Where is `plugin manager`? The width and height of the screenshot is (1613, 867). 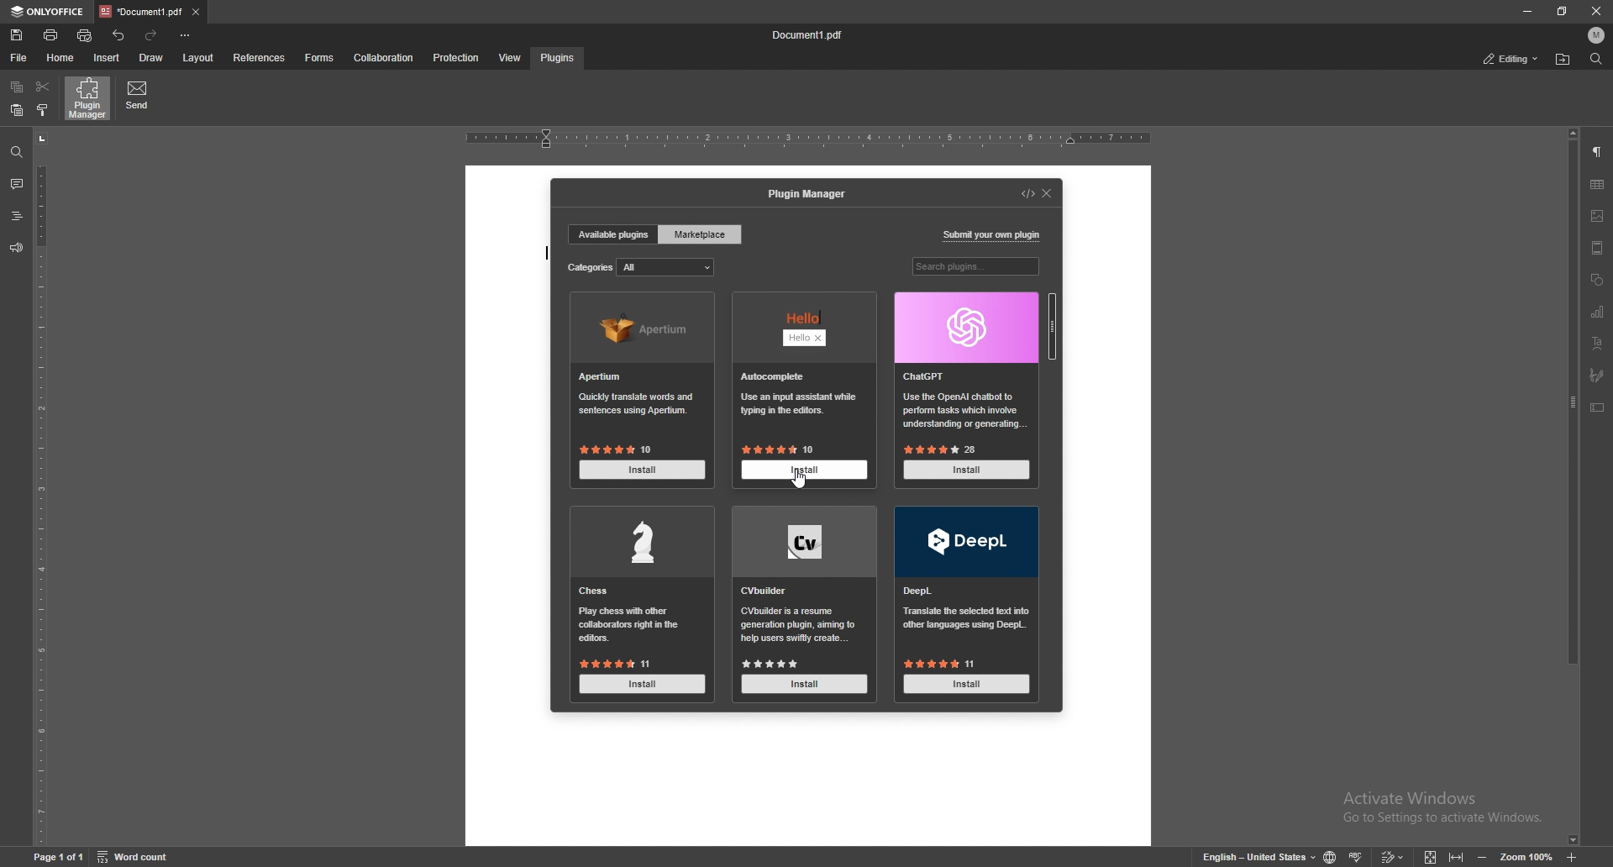 plugin manager is located at coordinates (89, 97).